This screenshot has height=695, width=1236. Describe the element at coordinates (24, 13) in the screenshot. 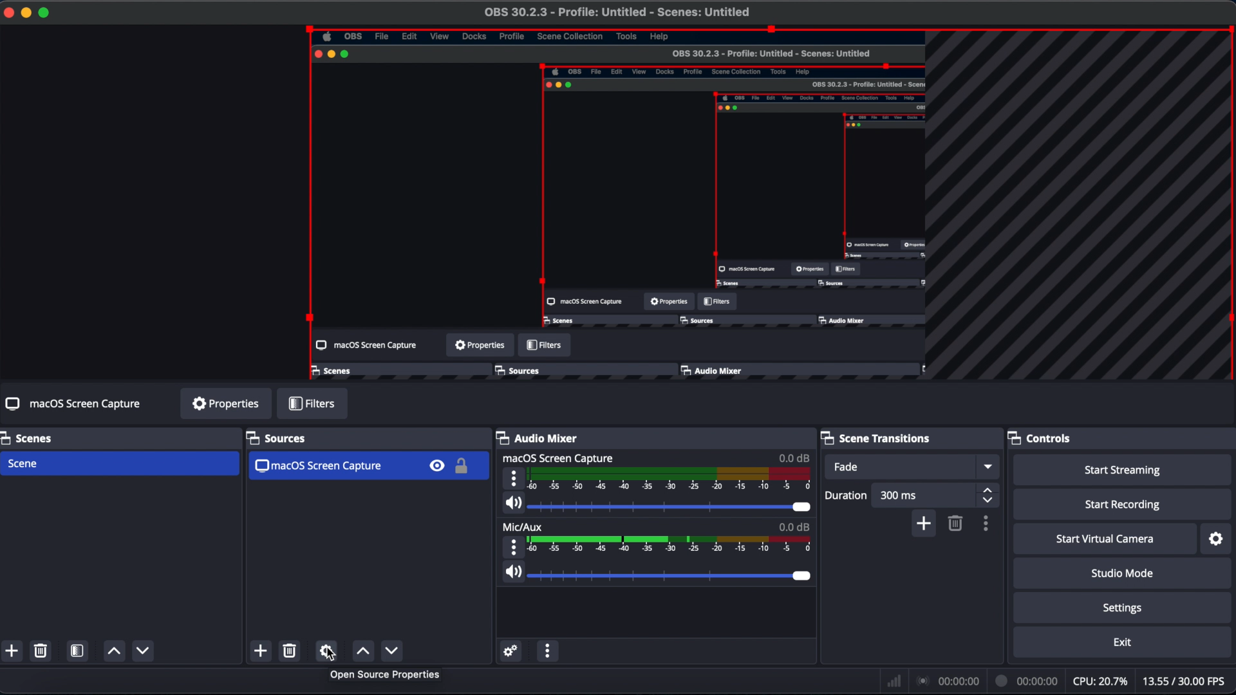

I see `minimize` at that location.